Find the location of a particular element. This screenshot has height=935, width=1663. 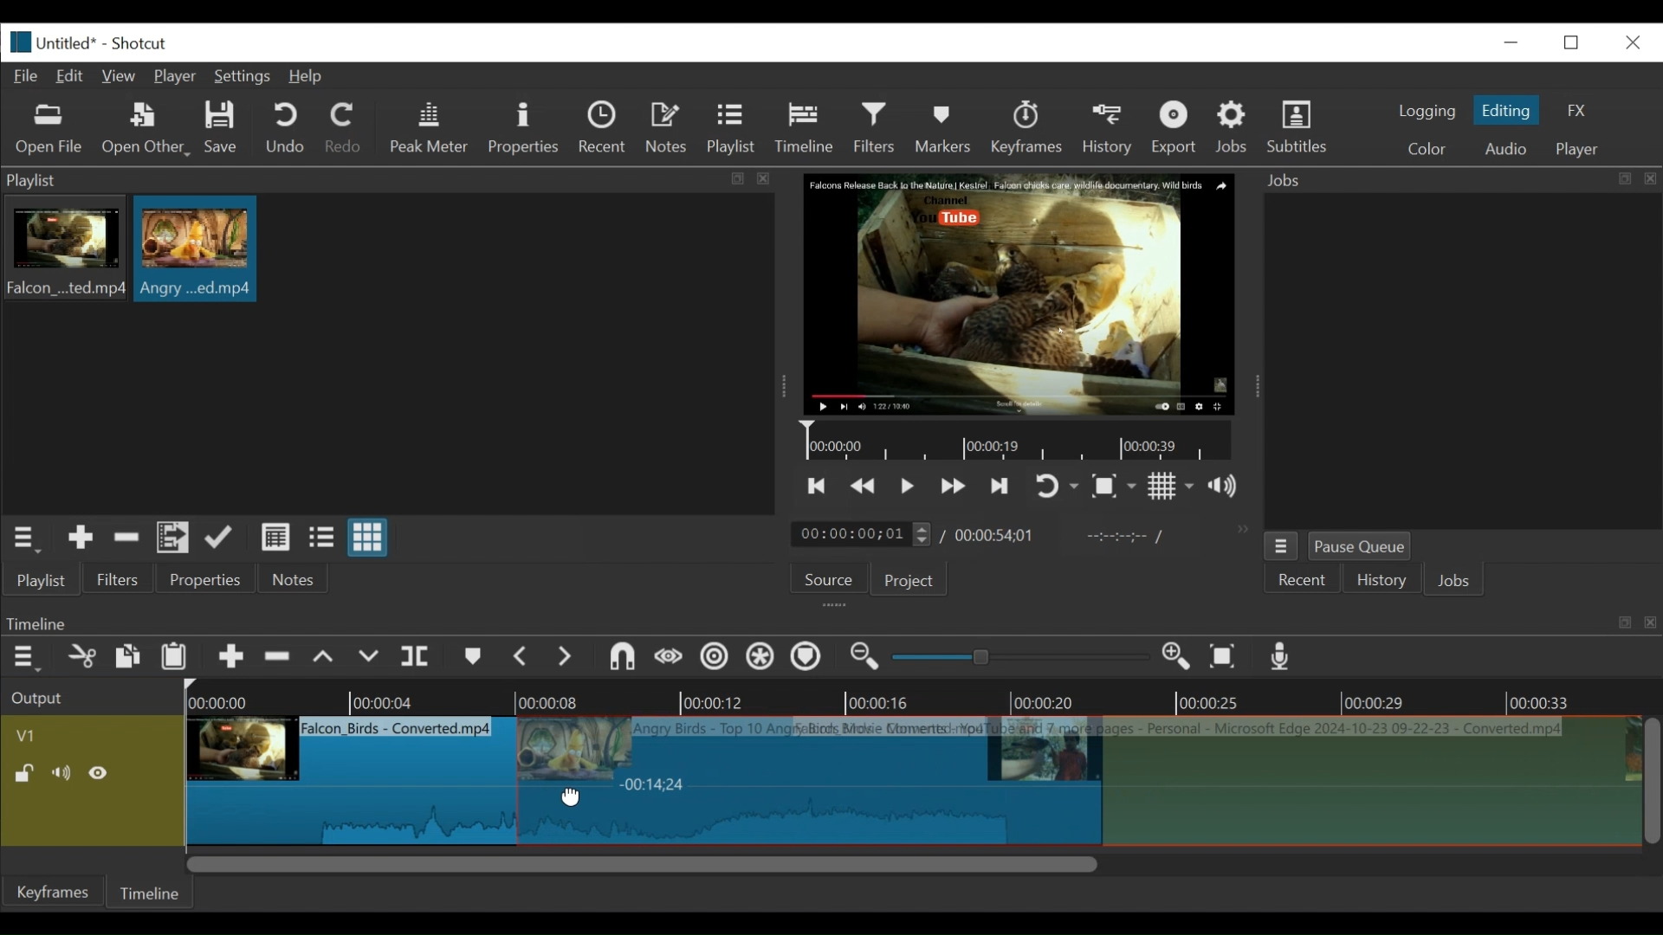

File is located at coordinates (29, 77).